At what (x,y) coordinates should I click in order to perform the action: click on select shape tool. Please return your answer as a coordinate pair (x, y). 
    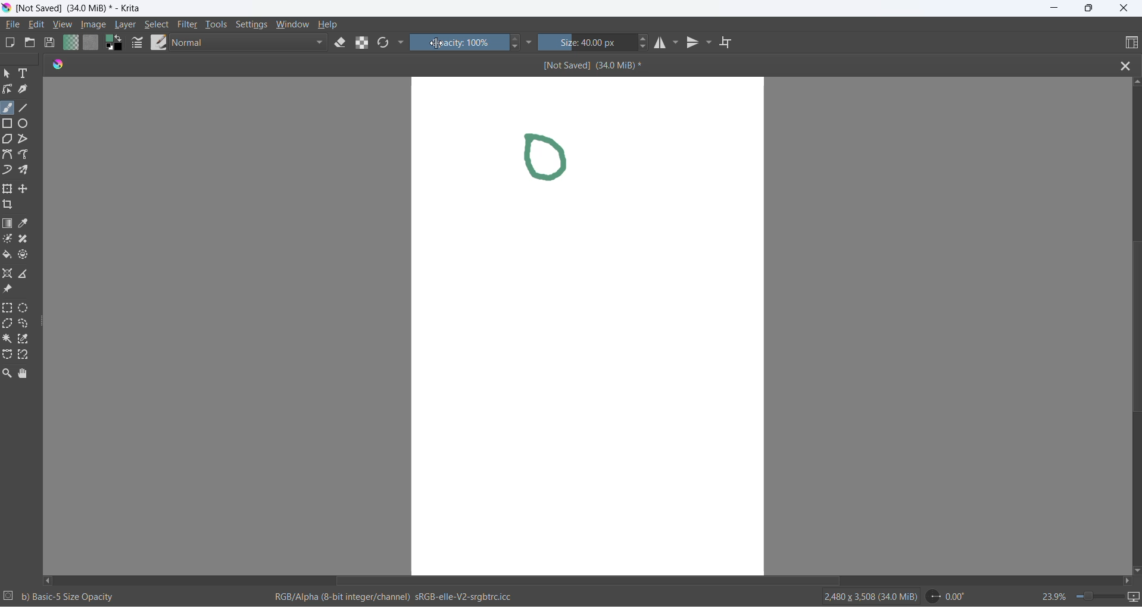
    Looking at the image, I should click on (9, 75).